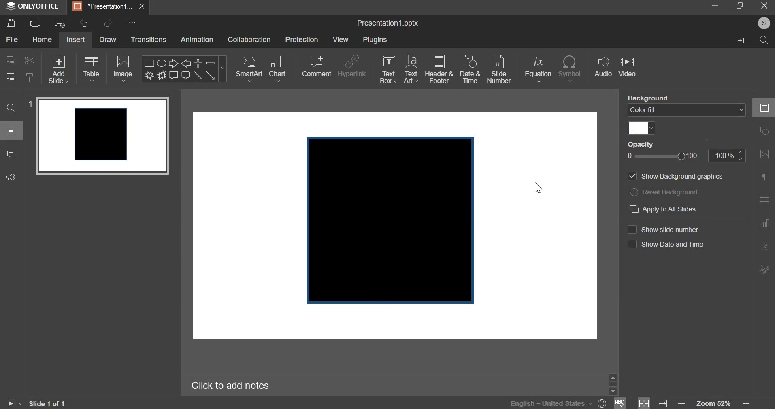  I want to click on Add Shape, so click(198, 63).